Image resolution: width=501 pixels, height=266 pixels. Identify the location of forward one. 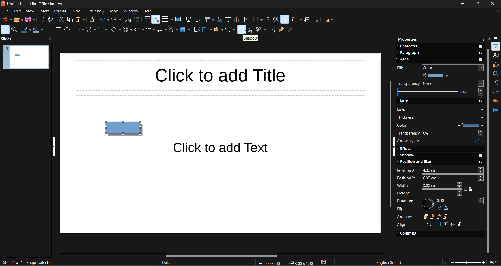
(432, 216).